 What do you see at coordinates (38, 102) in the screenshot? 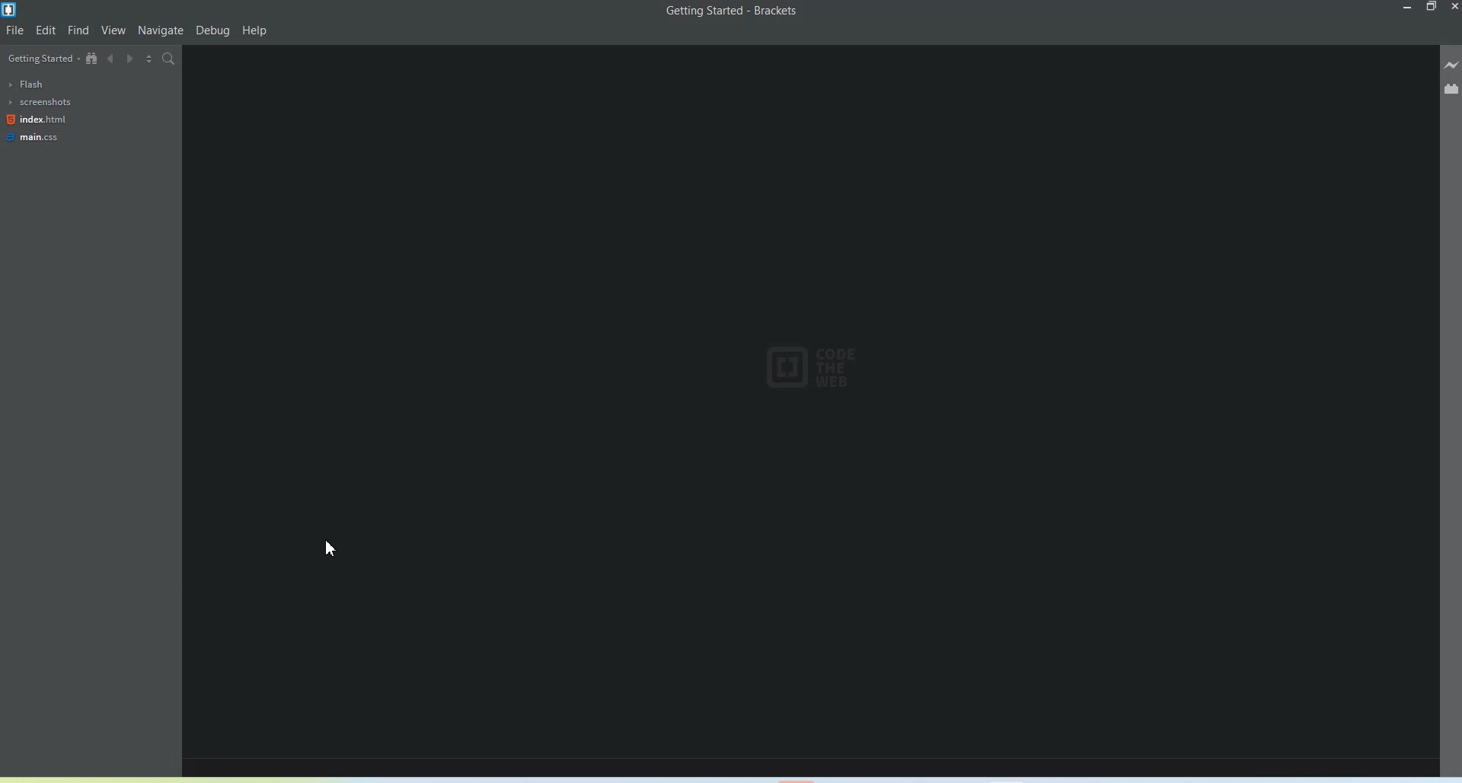
I see `screenshots` at bounding box center [38, 102].